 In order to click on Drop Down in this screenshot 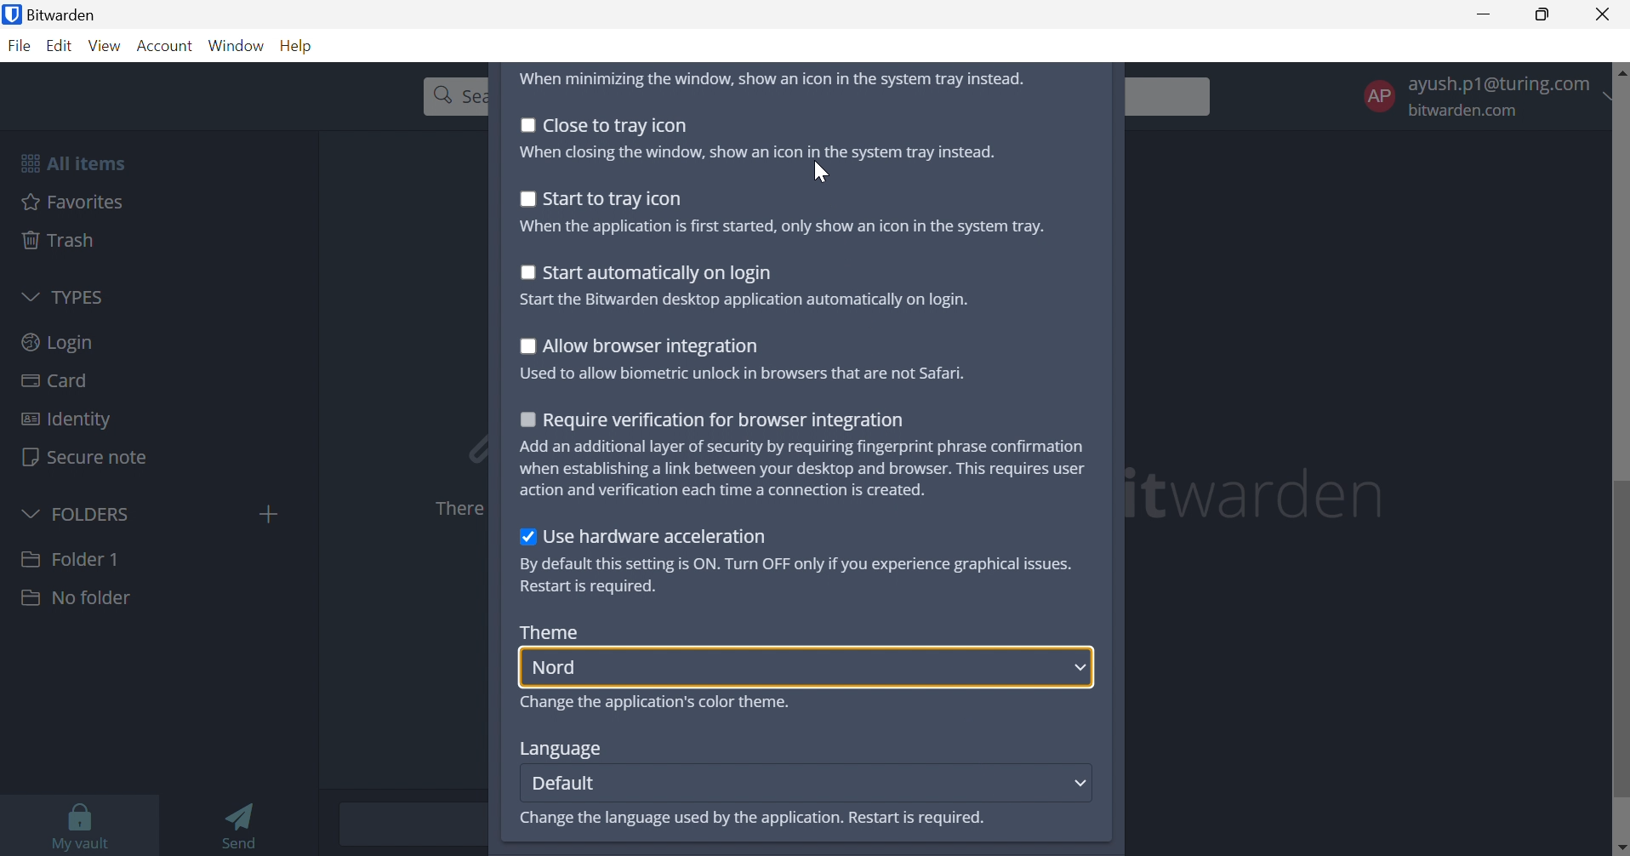, I will do `click(1080, 668)`.